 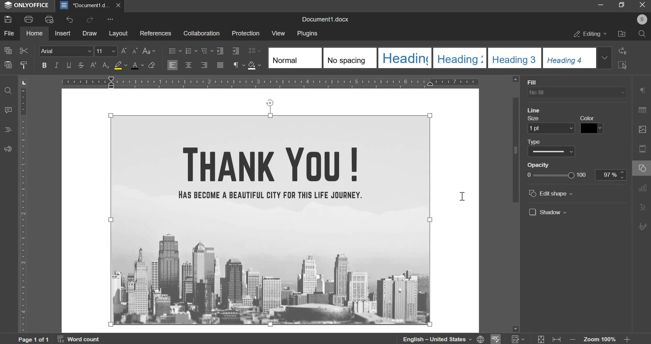 What do you see at coordinates (513, 58) in the screenshot?
I see `Heading 3` at bounding box center [513, 58].